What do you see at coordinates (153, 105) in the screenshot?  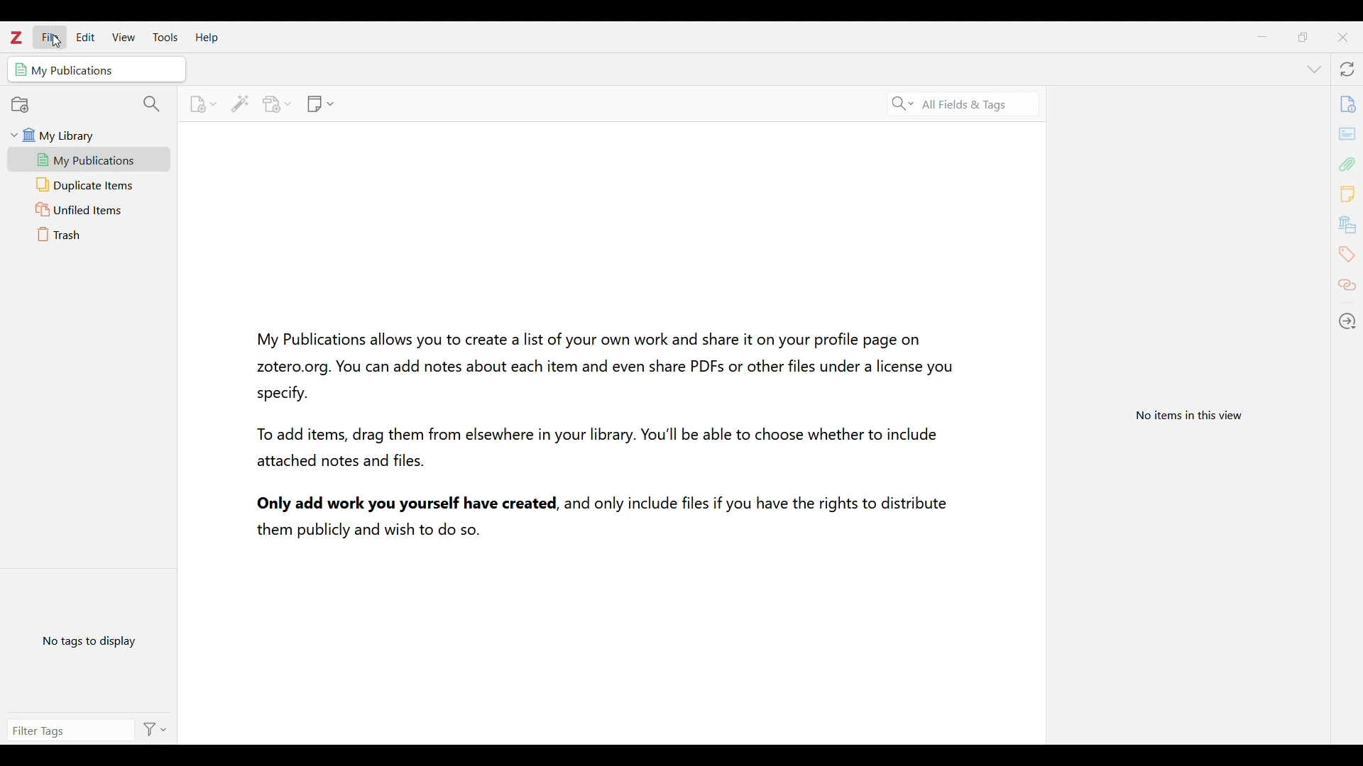 I see `Filter collections` at bounding box center [153, 105].